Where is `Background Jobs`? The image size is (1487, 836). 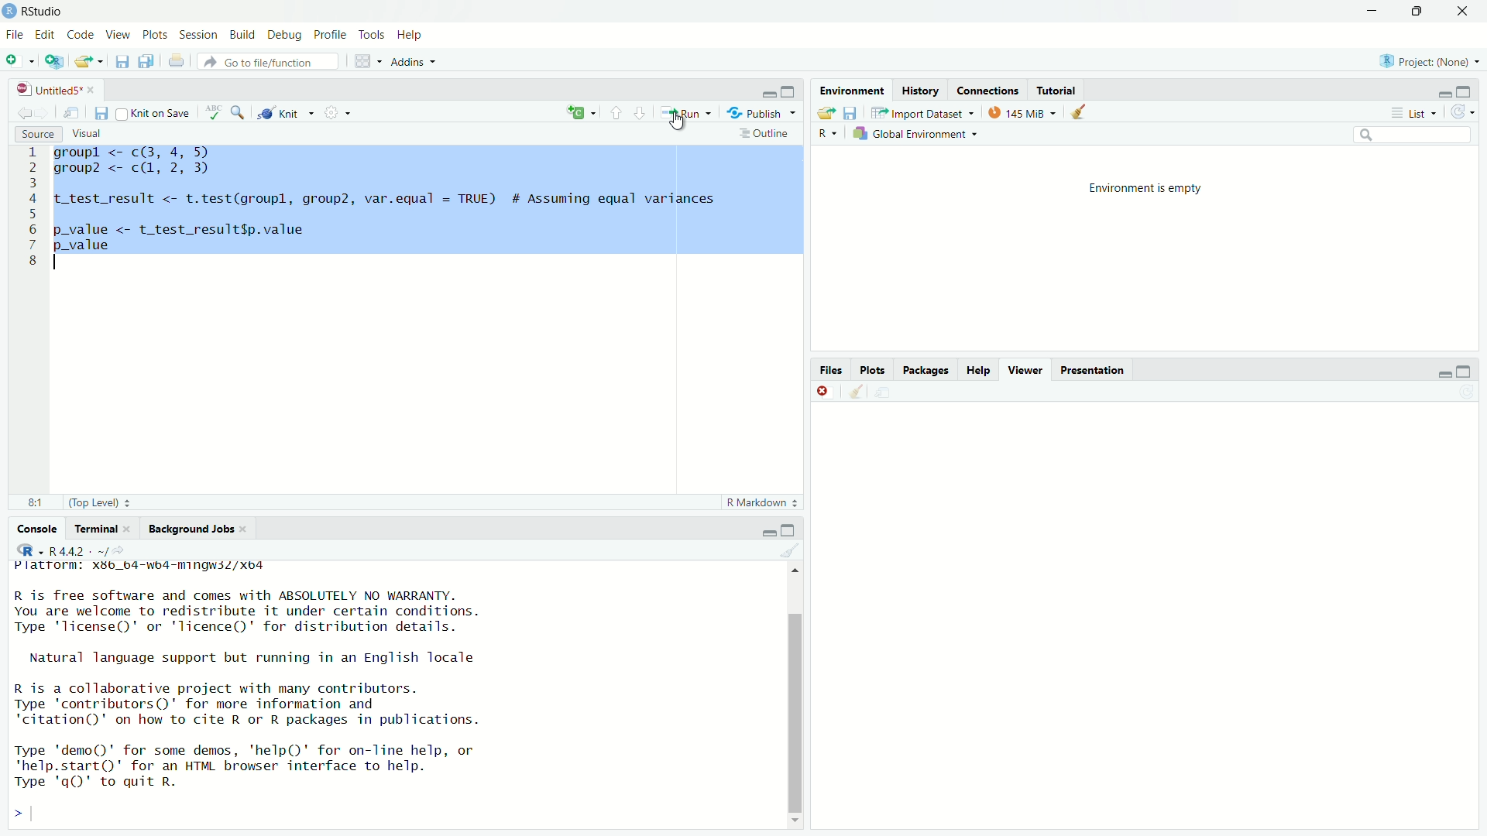 Background Jobs is located at coordinates (197, 530).